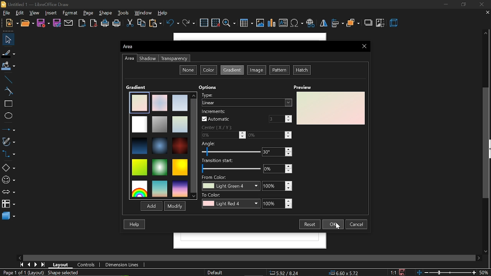  I want to click on arrange, so click(353, 23).